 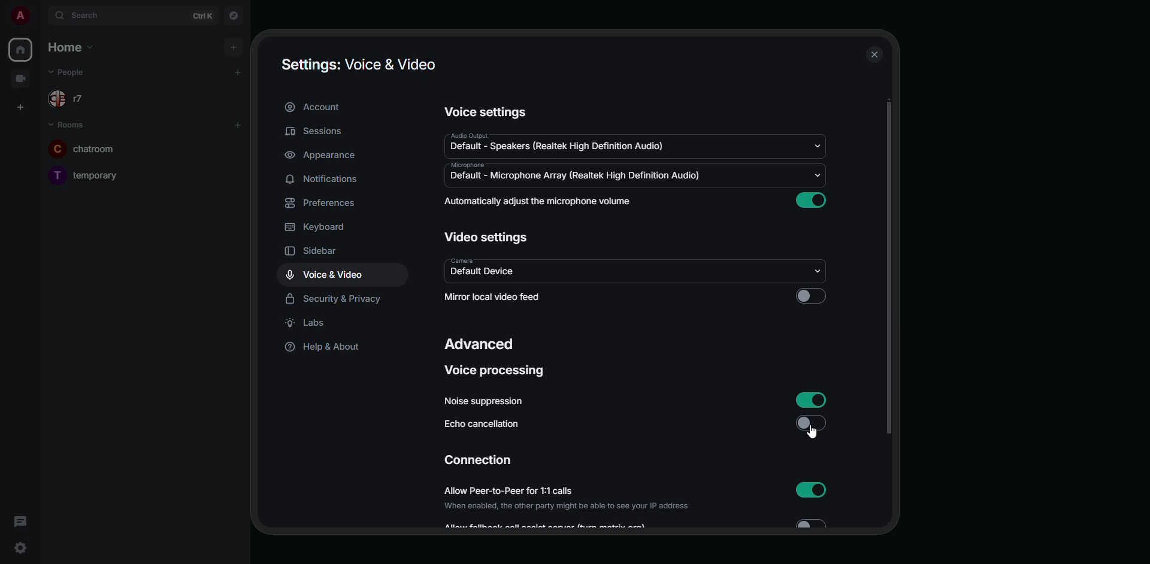 I want to click on profile, so click(x=22, y=14).